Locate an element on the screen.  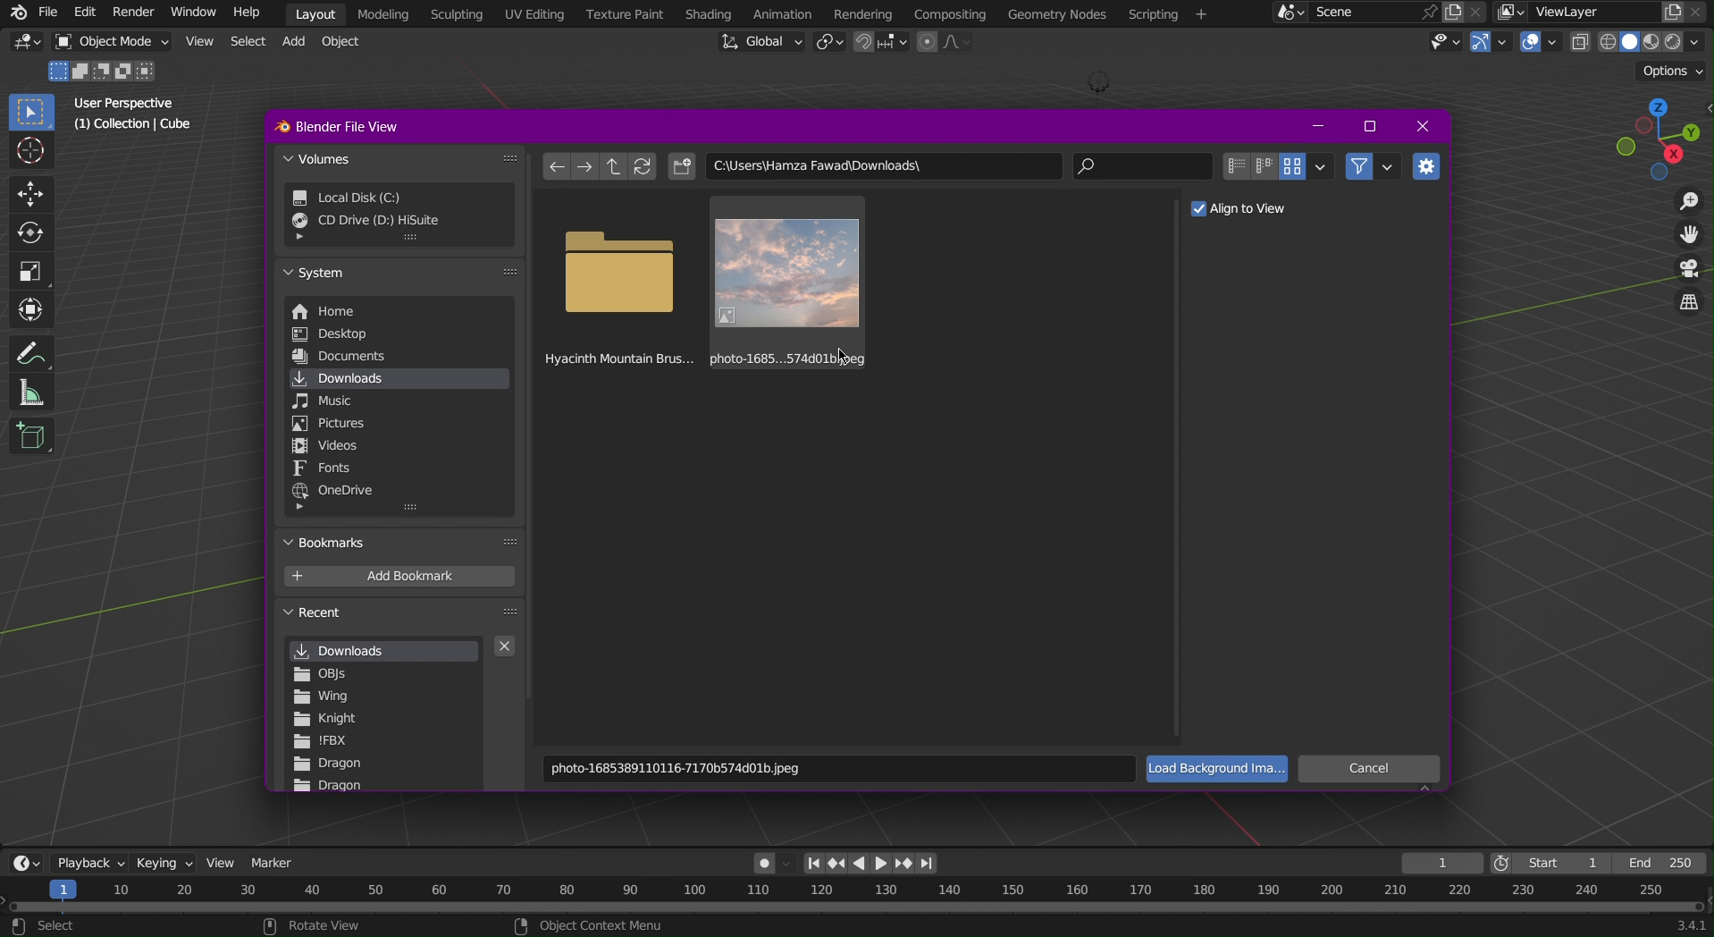
View is located at coordinates (224, 861).